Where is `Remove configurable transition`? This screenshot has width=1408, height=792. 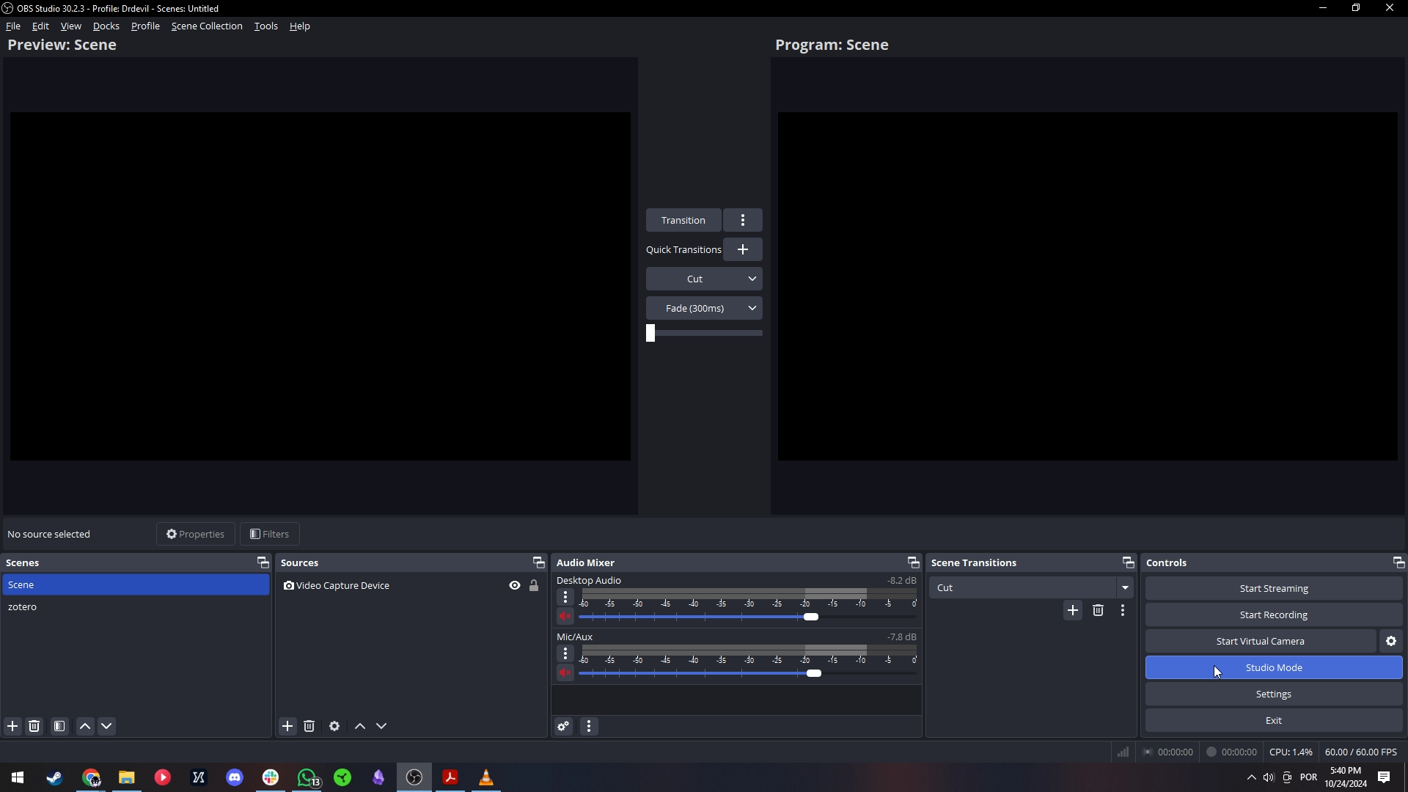
Remove configurable transition is located at coordinates (1098, 611).